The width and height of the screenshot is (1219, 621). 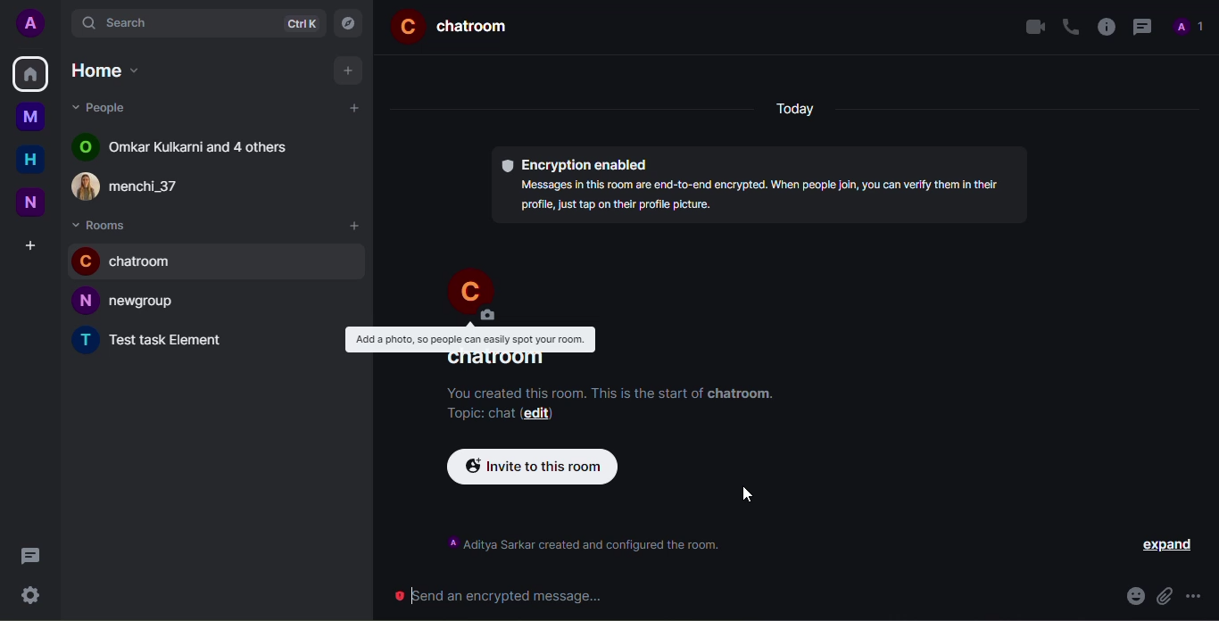 What do you see at coordinates (30, 161) in the screenshot?
I see `home` at bounding box center [30, 161].